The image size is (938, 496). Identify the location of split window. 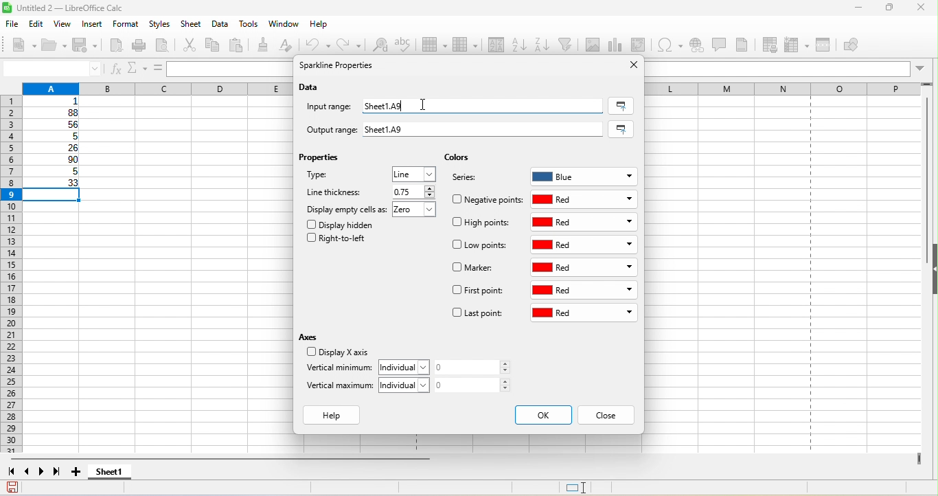
(829, 45).